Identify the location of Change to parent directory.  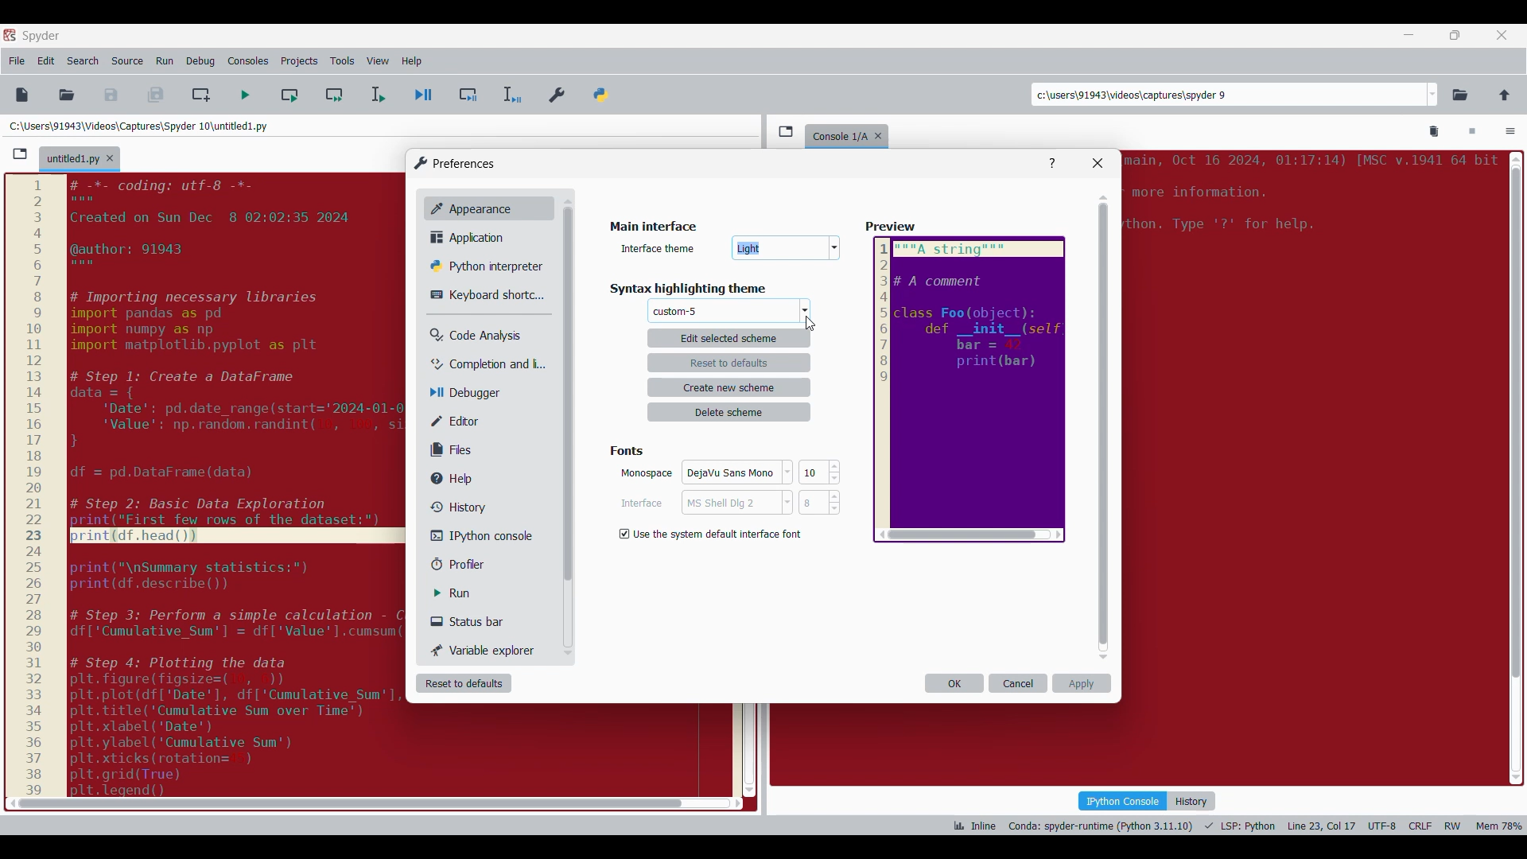
(1505, 95).